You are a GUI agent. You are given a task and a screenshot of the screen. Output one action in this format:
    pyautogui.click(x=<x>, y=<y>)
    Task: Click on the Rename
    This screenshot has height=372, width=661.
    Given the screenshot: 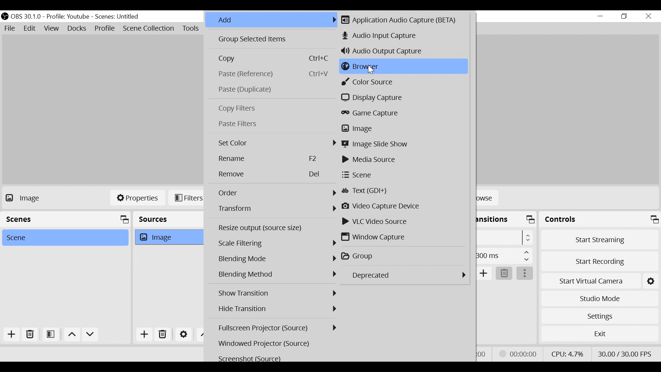 What is the action you would take?
    pyautogui.click(x=276, y=159)
    